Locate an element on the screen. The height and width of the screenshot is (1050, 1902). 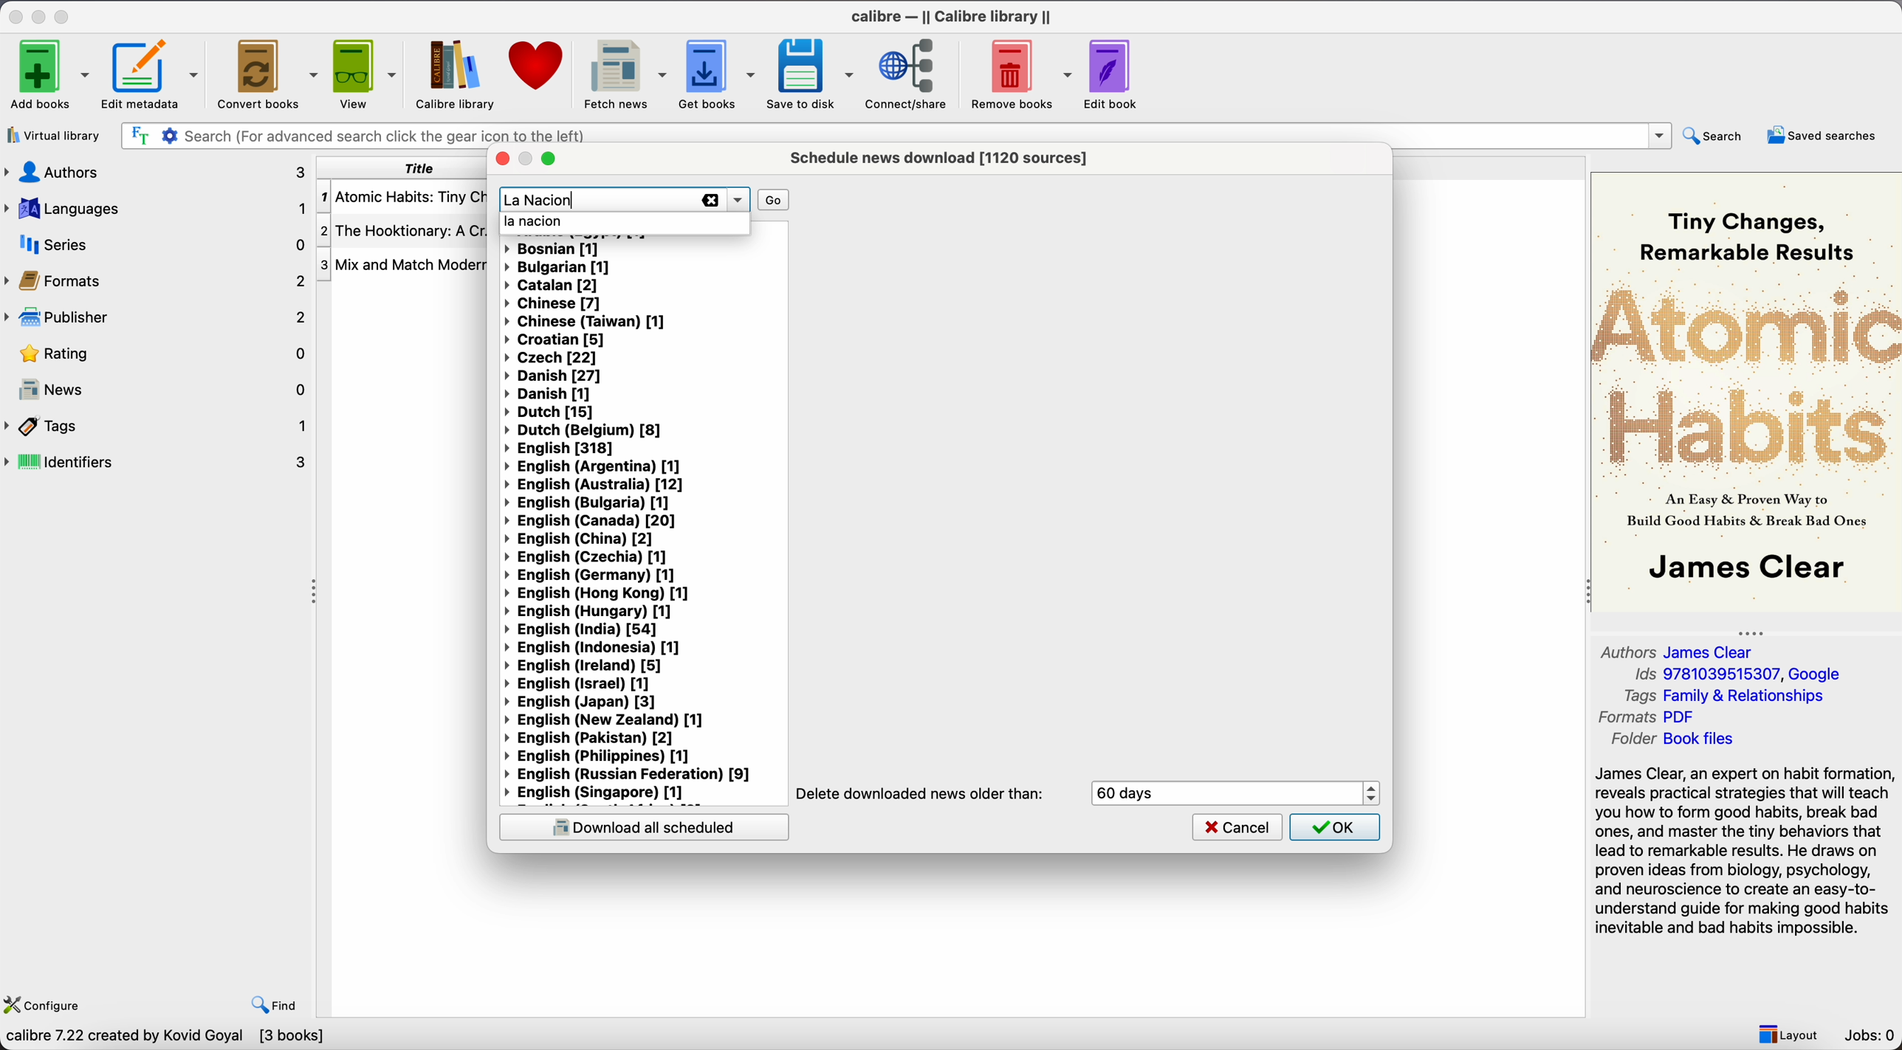
clibre 7.22 created by kovid Goyal [3 books] is located at coordinates (164, 1038).